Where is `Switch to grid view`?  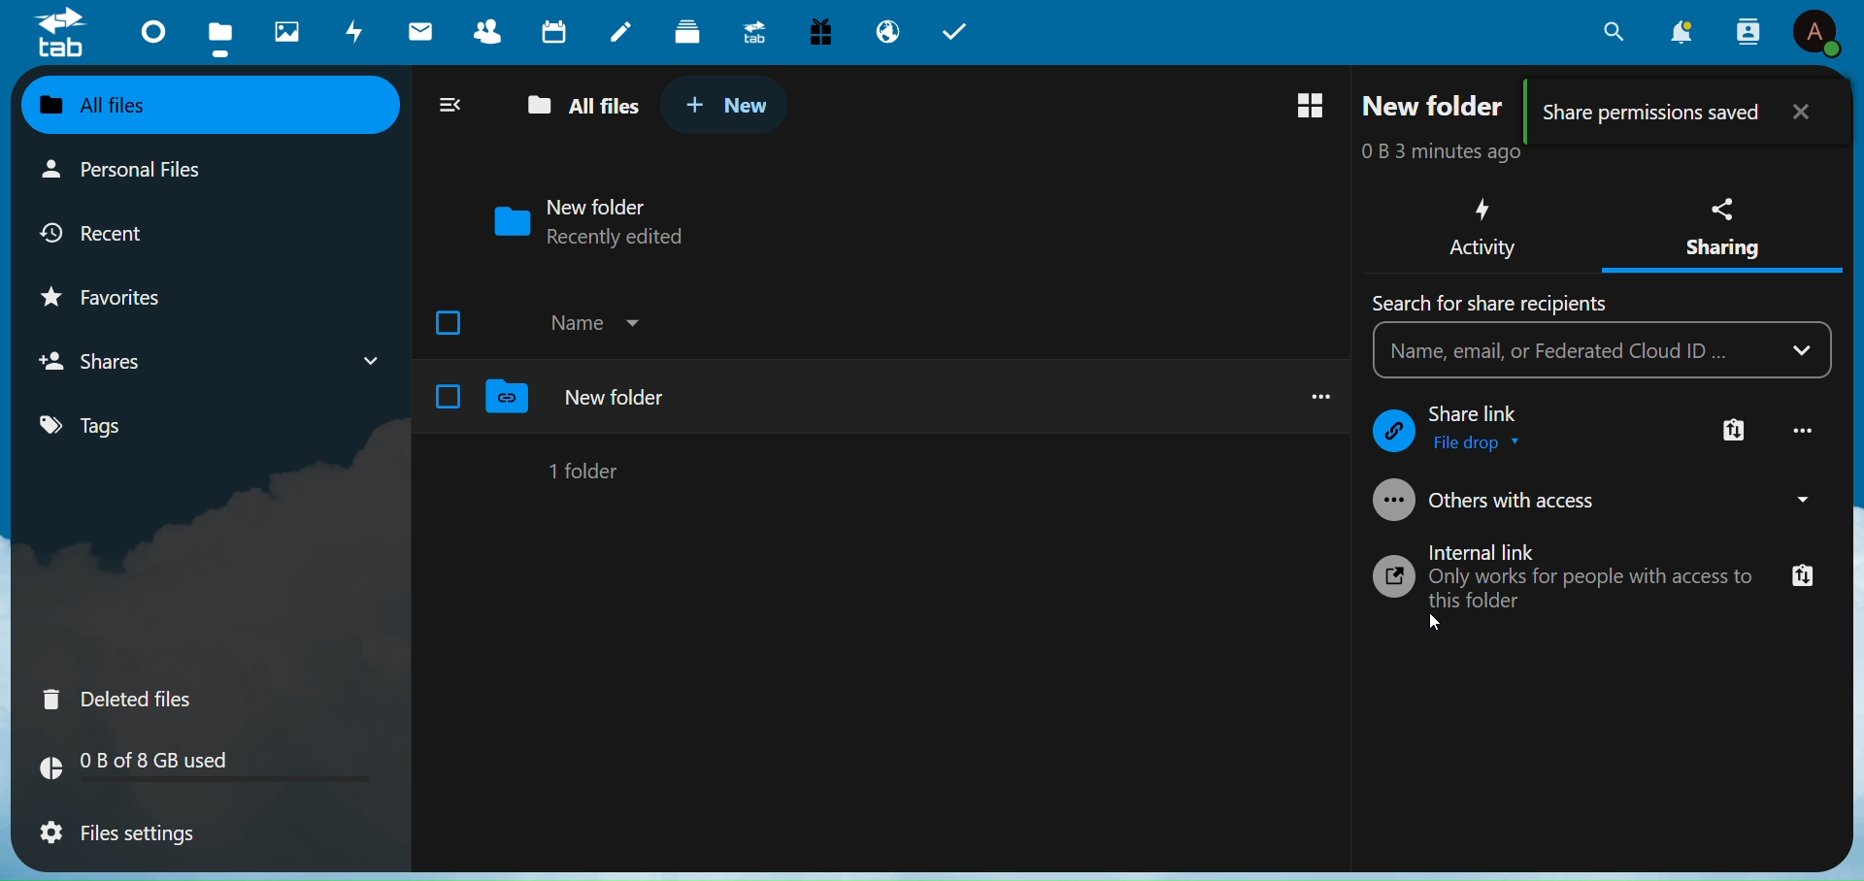
Switch to grid view is located at coordinates (1312, 106).